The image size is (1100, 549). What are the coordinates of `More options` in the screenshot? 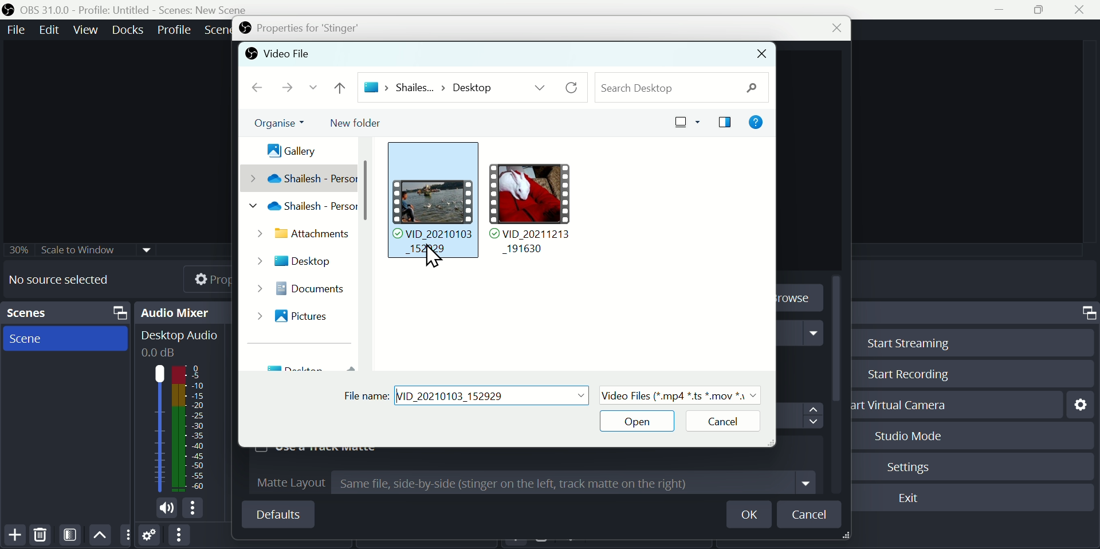 It's located at (178, 536).